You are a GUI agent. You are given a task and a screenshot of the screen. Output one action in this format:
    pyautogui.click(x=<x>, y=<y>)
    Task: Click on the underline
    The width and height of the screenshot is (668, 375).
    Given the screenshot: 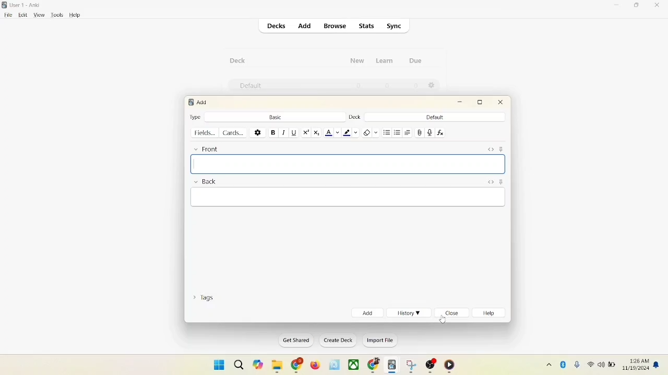 What is the action you would take?
    pyautogui.click(x=293, y=132)
    